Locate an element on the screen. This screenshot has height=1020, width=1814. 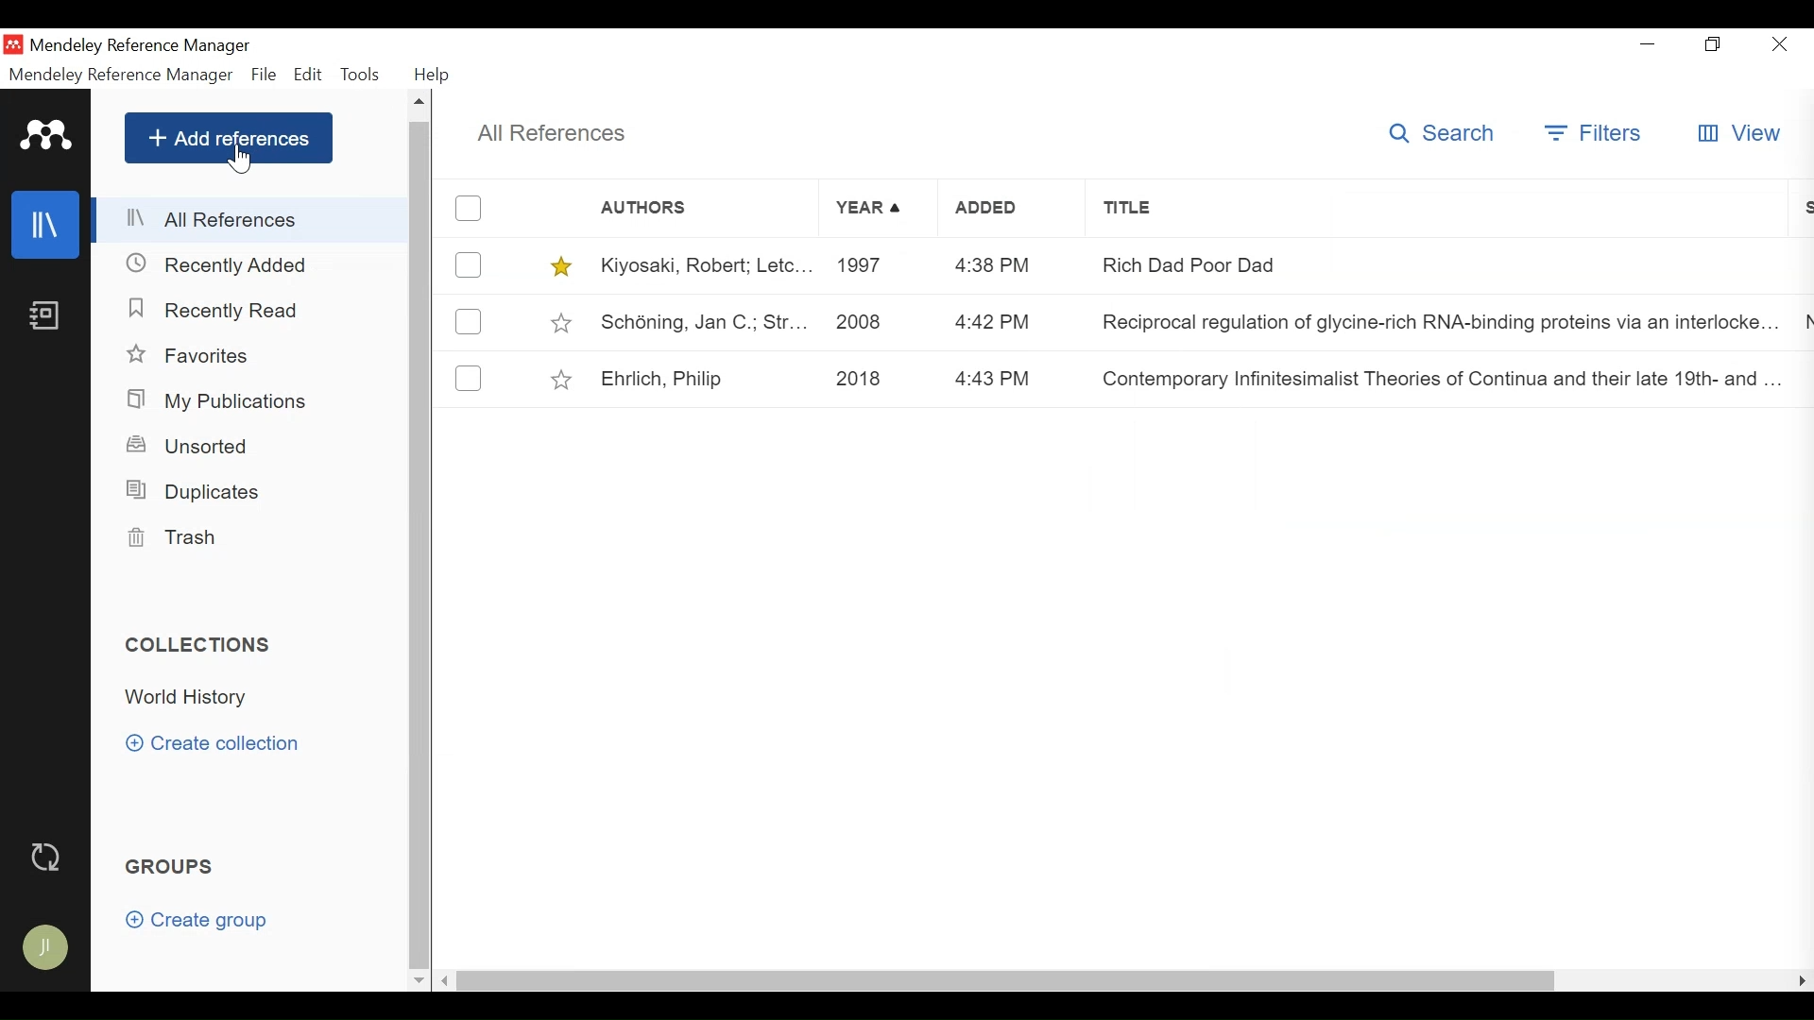
2008 is located at coordinates (876, 322).